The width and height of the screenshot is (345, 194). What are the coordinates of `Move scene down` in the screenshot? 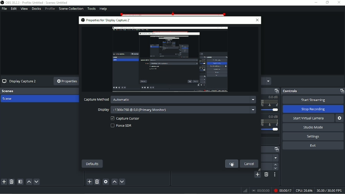 It's located at (37, 181).